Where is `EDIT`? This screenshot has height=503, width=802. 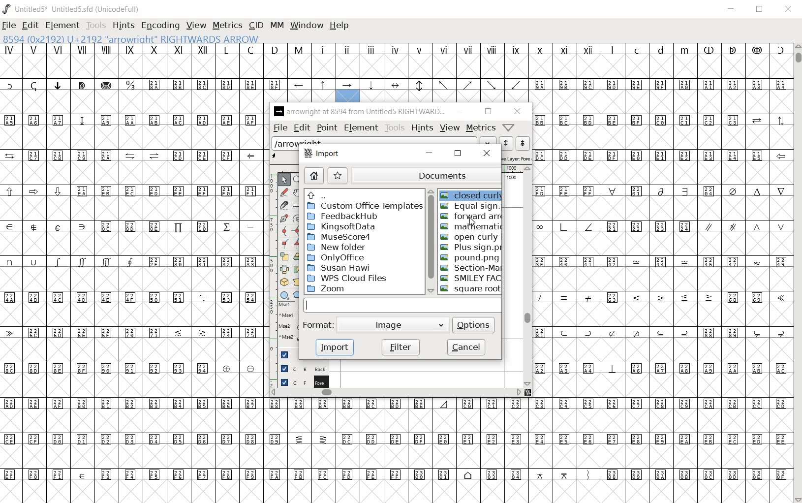 EDIT is located at coordinates (30, 26).